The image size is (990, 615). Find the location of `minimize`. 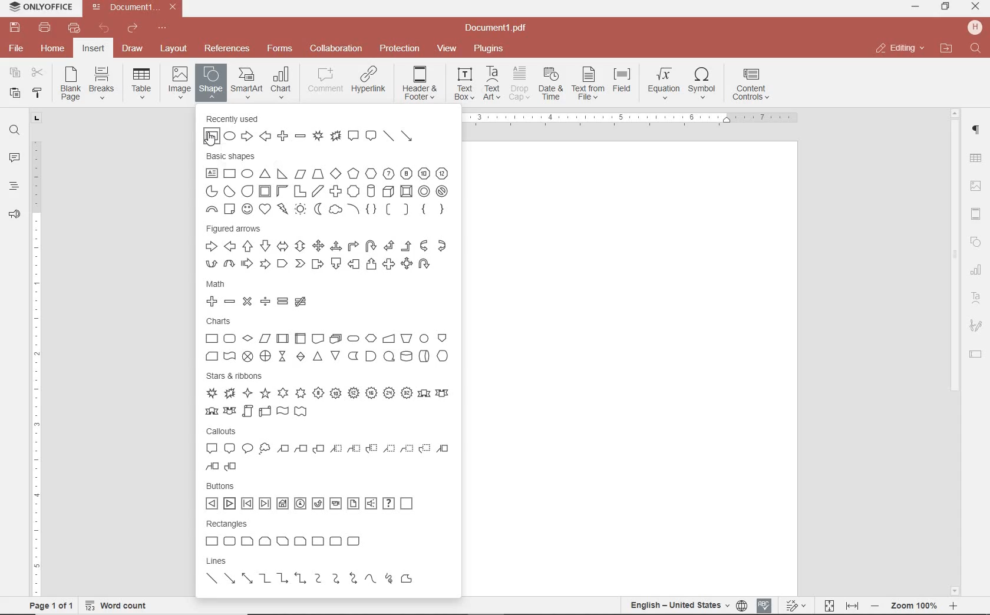

minimize is located at coordinates (916, 6).